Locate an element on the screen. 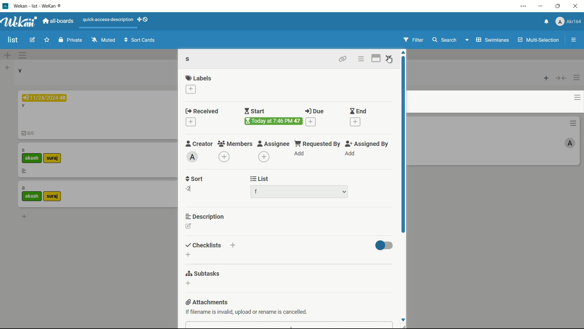 The width and height of the screenshot is (584, 329). card actions is located at coordinates (576, 97).